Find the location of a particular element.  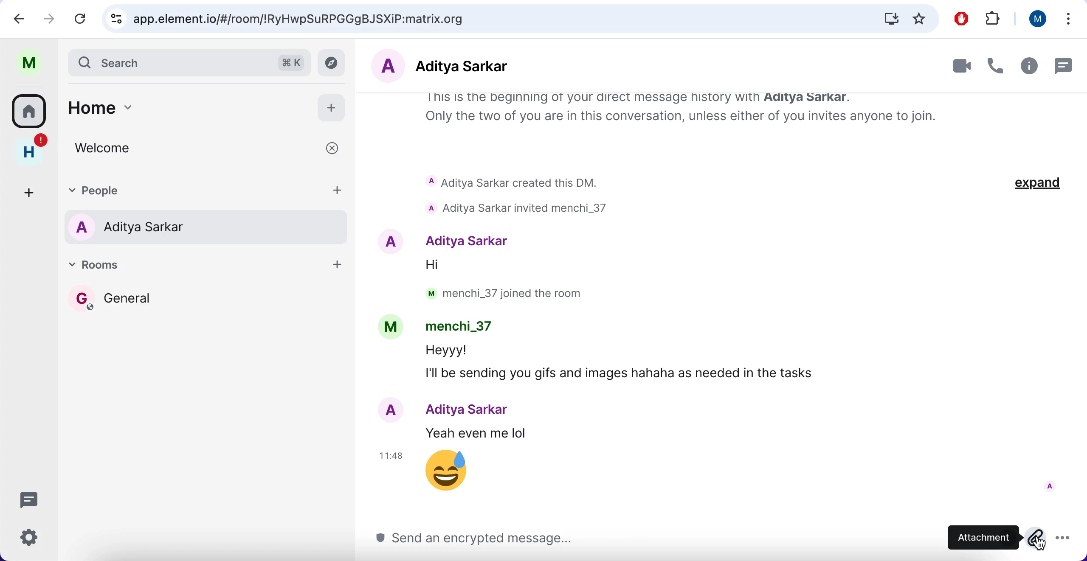

quick settings is located at coordinates (28, 542).